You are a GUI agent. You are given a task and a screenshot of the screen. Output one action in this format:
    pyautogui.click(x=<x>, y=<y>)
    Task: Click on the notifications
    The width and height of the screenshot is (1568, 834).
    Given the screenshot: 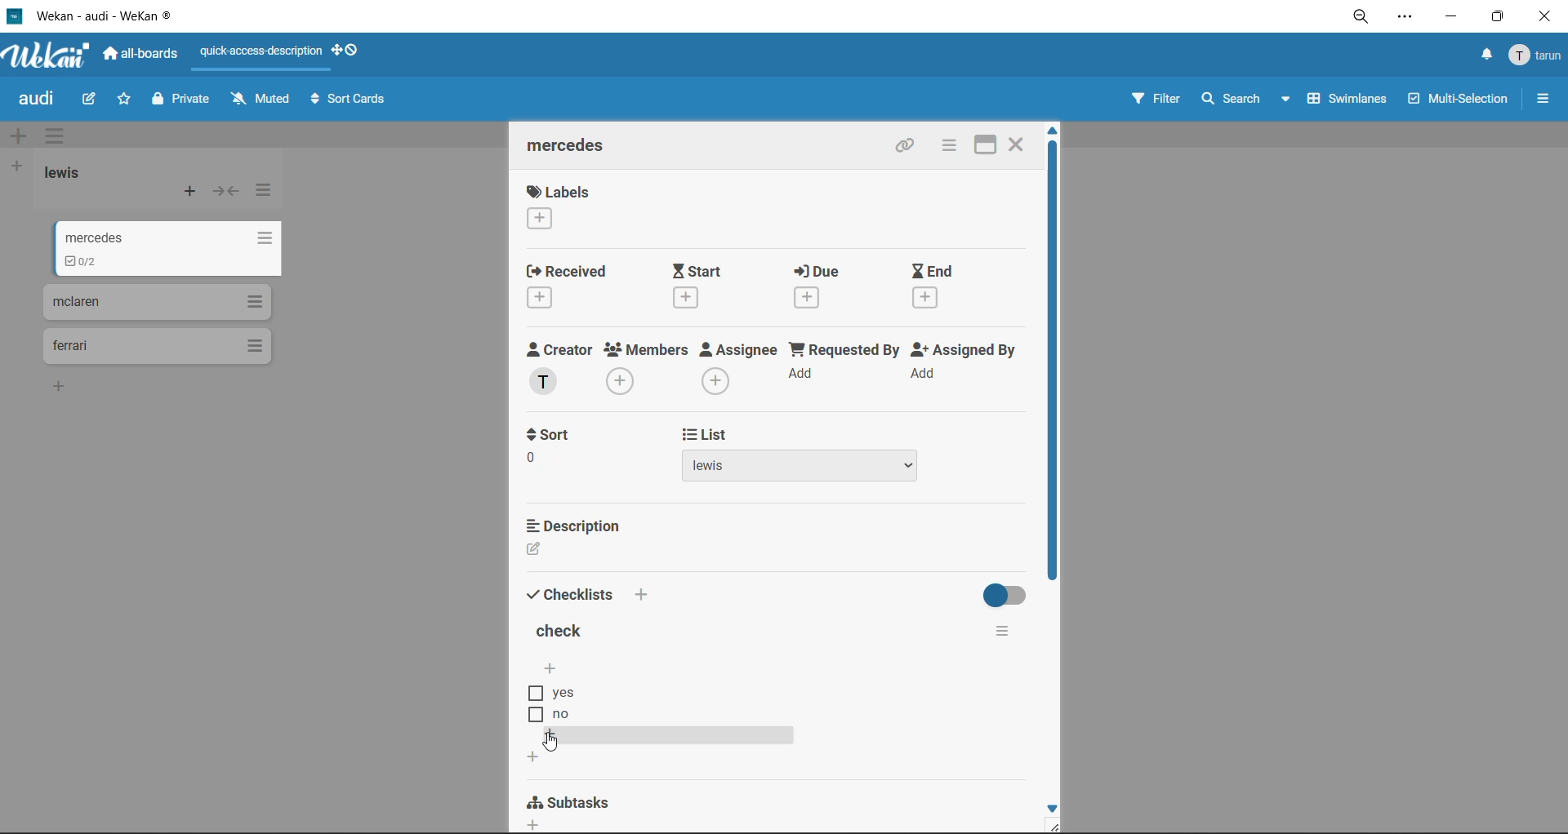 What is the action you would take?
    pyautogui.click(x=1484, y=56)
    